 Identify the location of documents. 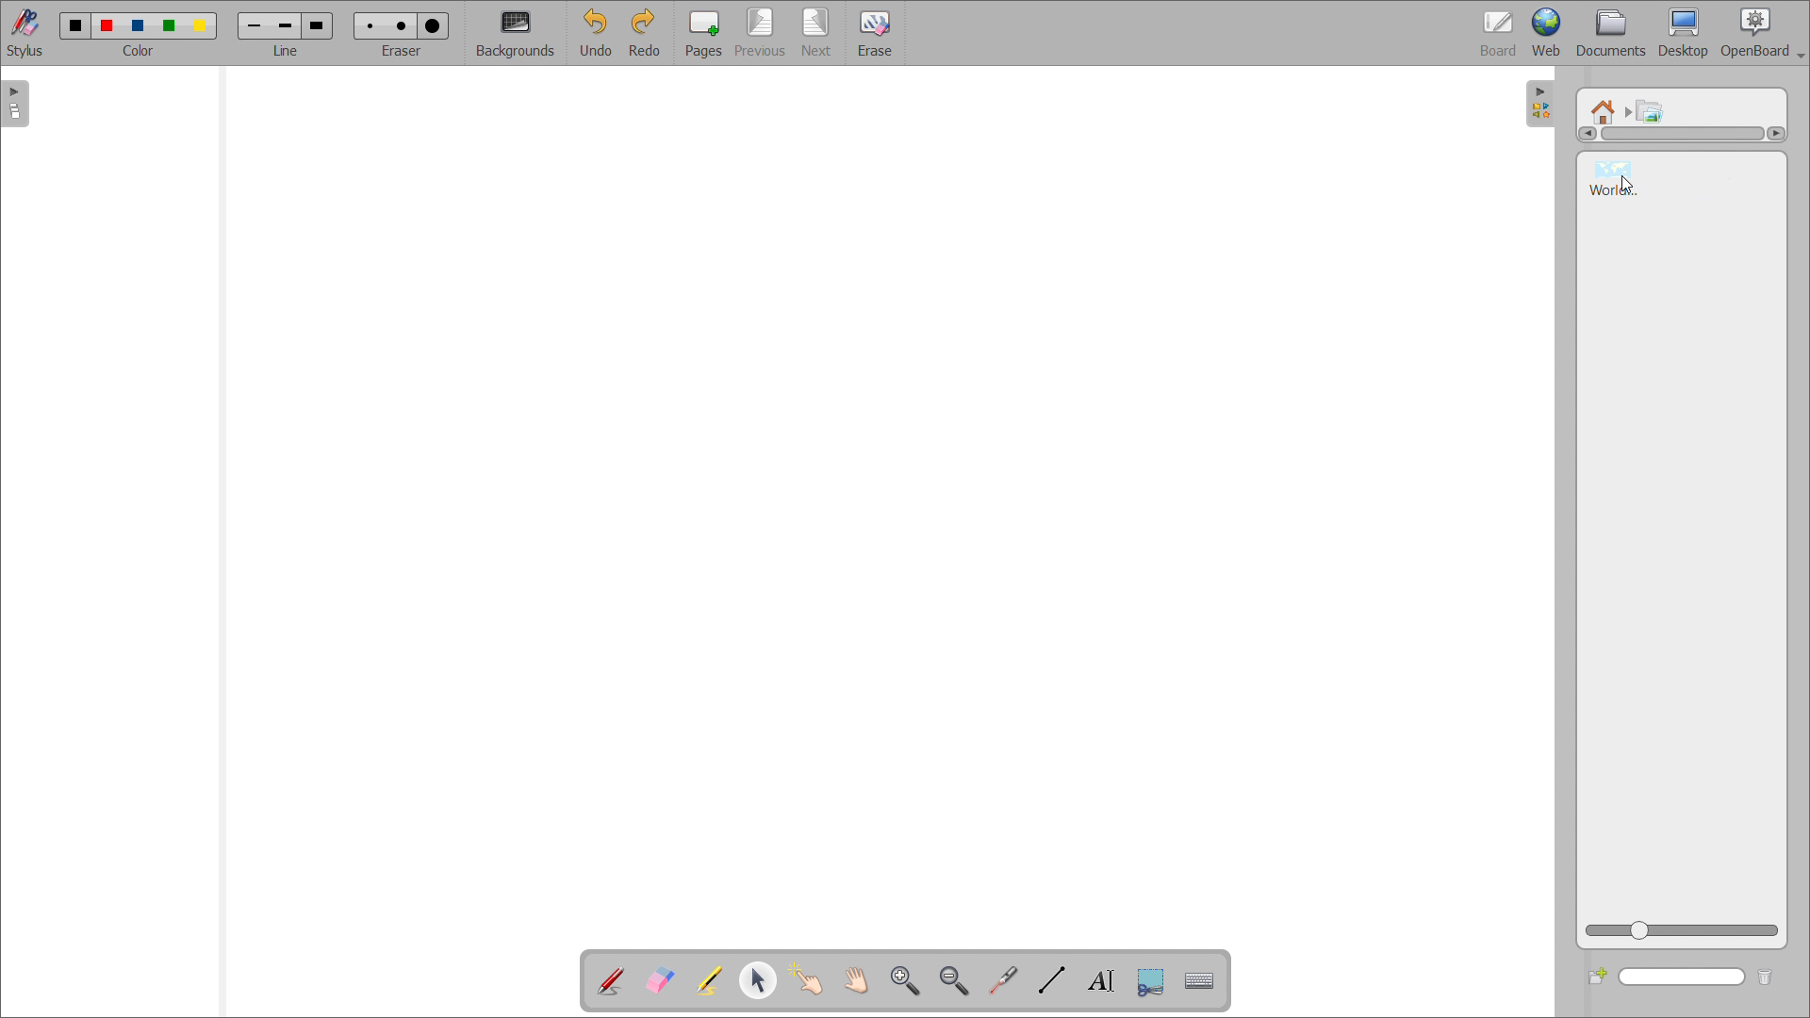
(1611, 33).